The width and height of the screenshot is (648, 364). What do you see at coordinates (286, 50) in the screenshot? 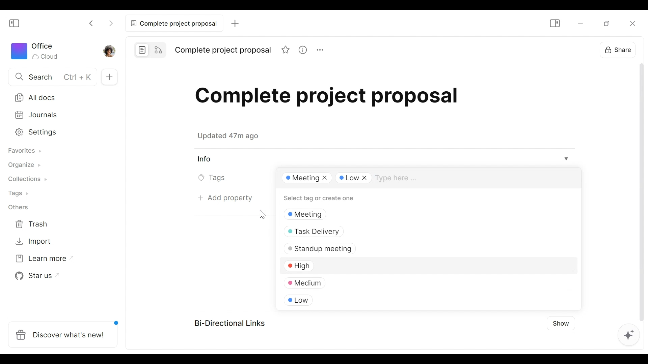
I see `Favorite` at bounding box center [286, 50].